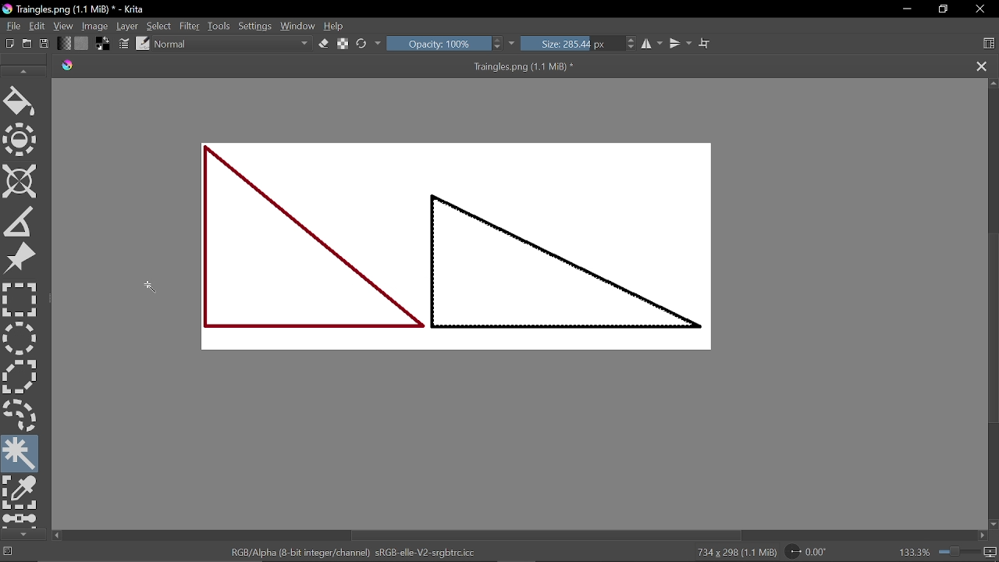  Describe the element at coordinates (524, 66) in the screenshot. I see `Traingles.png (960.0 KiB) *` at that location.